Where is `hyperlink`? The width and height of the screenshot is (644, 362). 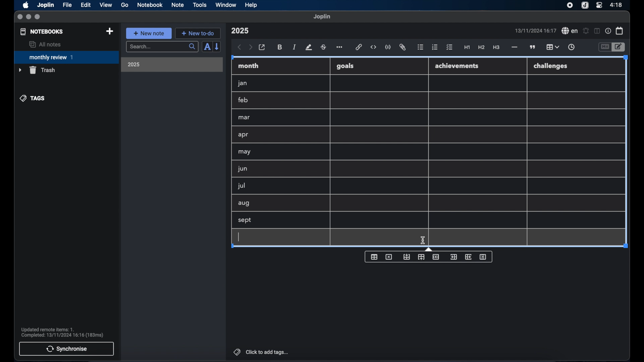
hyperlink is located at coordinates (359, 47).